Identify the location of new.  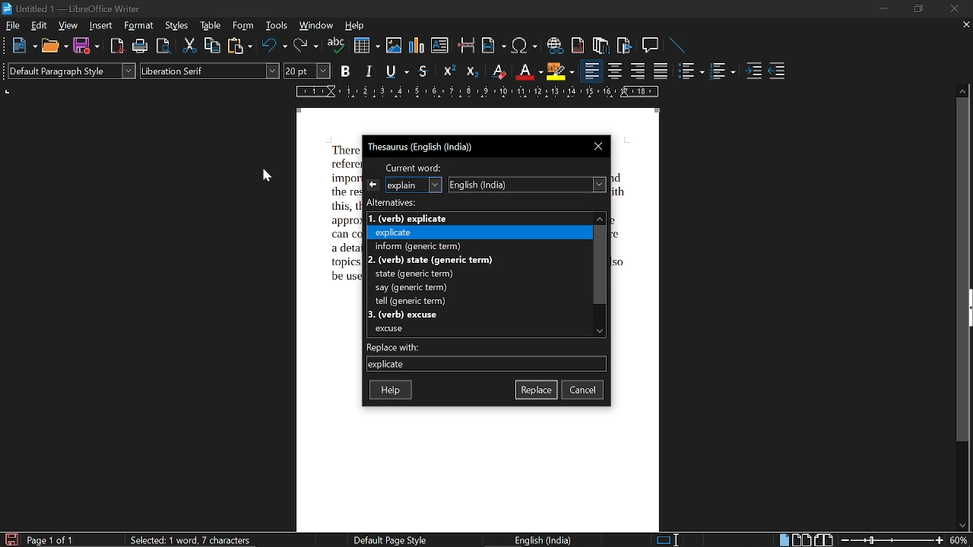
(23, 46).